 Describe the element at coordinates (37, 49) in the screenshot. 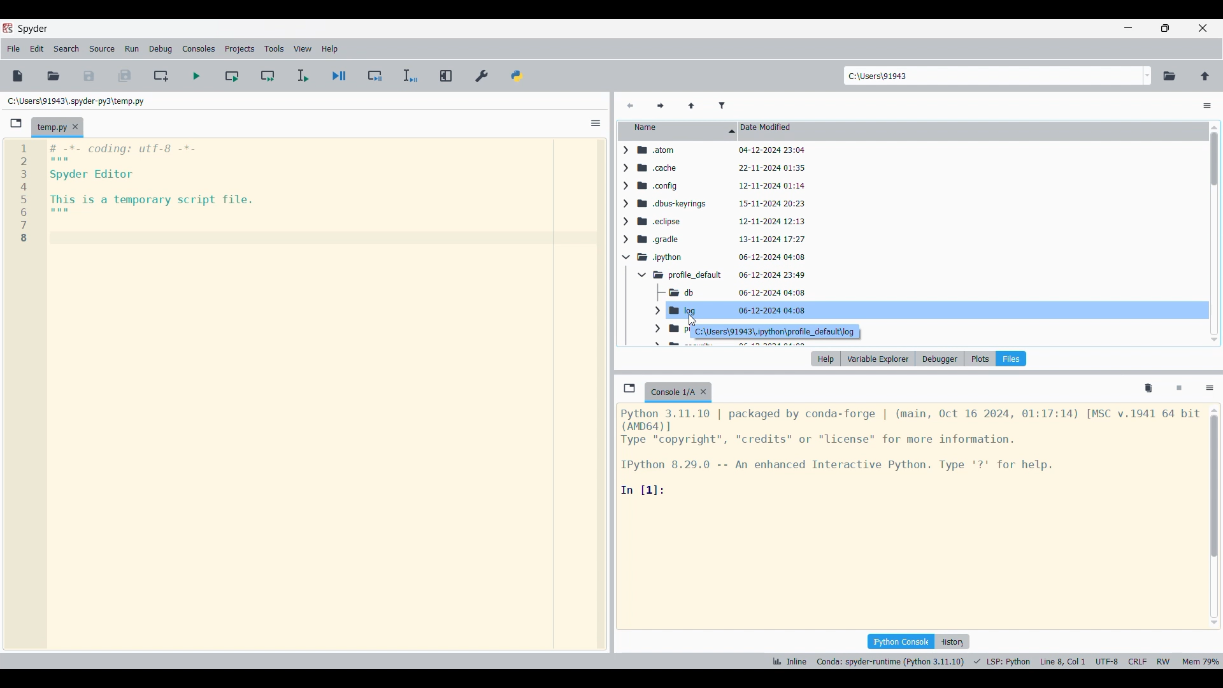

I see `Edit menu` at that location.